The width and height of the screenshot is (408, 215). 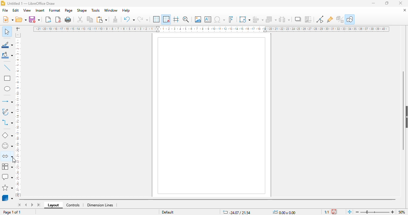 What do you see at coordinates (405, 117) in the screenshot?
I see `show` at bounding box center [405, 117].